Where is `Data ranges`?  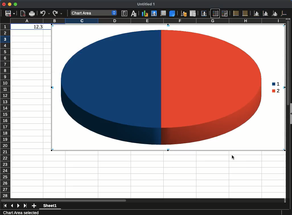
Data ranges is located at coordinates (184, 13).